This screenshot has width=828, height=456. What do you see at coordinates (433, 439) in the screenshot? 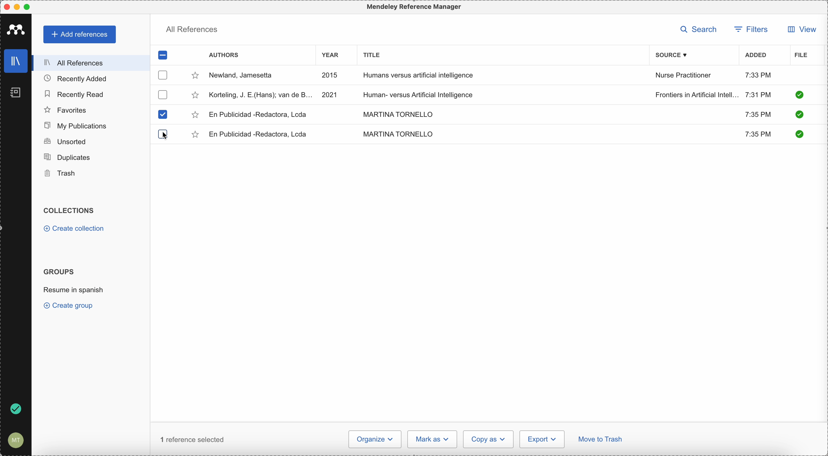
I see `mark as` at bounding box center [433, 439].